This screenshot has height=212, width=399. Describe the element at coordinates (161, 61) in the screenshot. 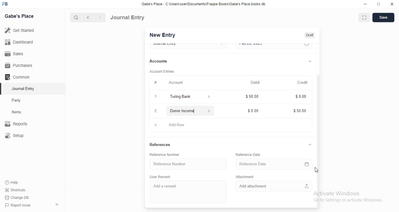

I see `Accounts.` at that location.